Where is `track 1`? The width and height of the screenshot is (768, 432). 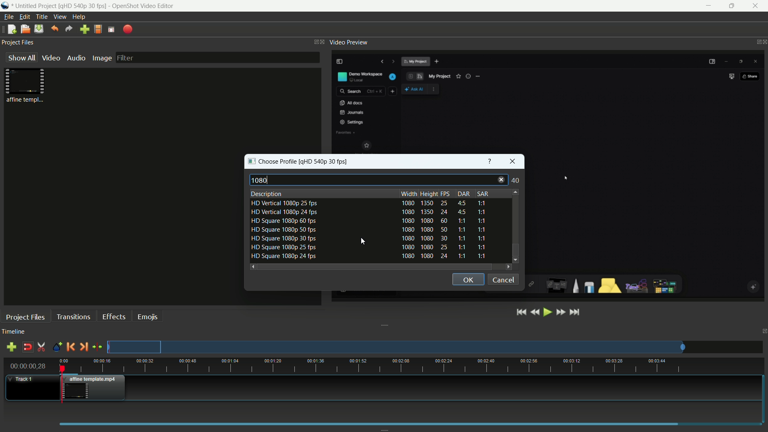
track 1 is located at coordinates (22, 379).